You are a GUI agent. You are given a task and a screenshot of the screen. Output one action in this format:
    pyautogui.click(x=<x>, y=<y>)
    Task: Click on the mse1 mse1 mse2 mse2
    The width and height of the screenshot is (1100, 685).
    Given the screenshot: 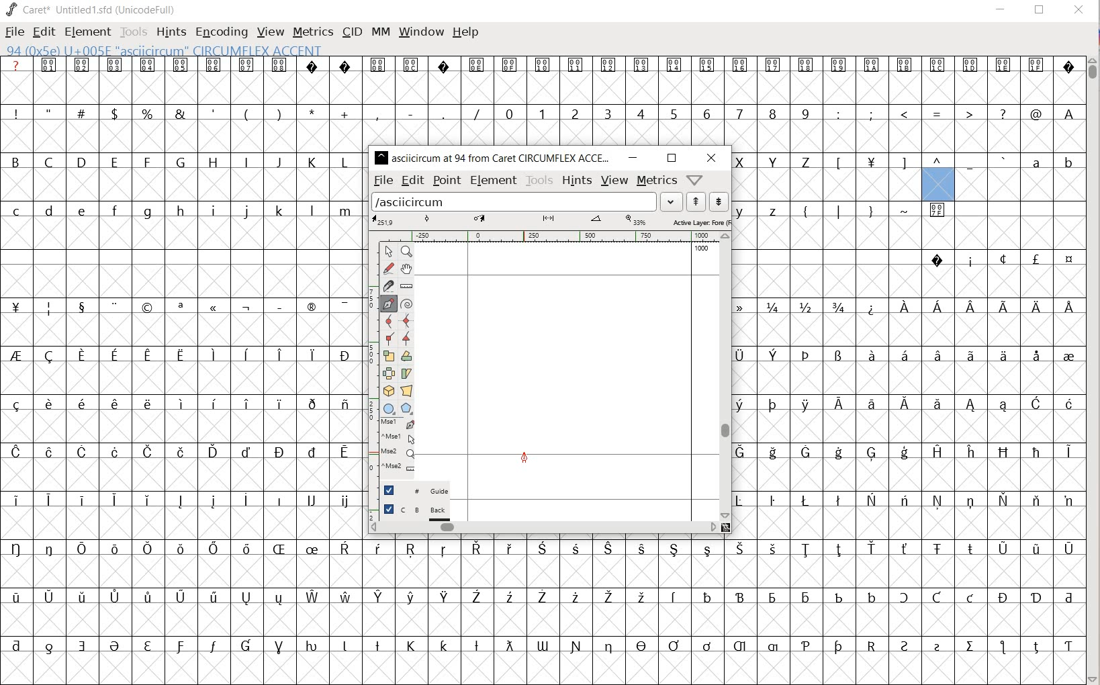 What is the action you would take?
    pyautogui.click(x=393, y=446)
    